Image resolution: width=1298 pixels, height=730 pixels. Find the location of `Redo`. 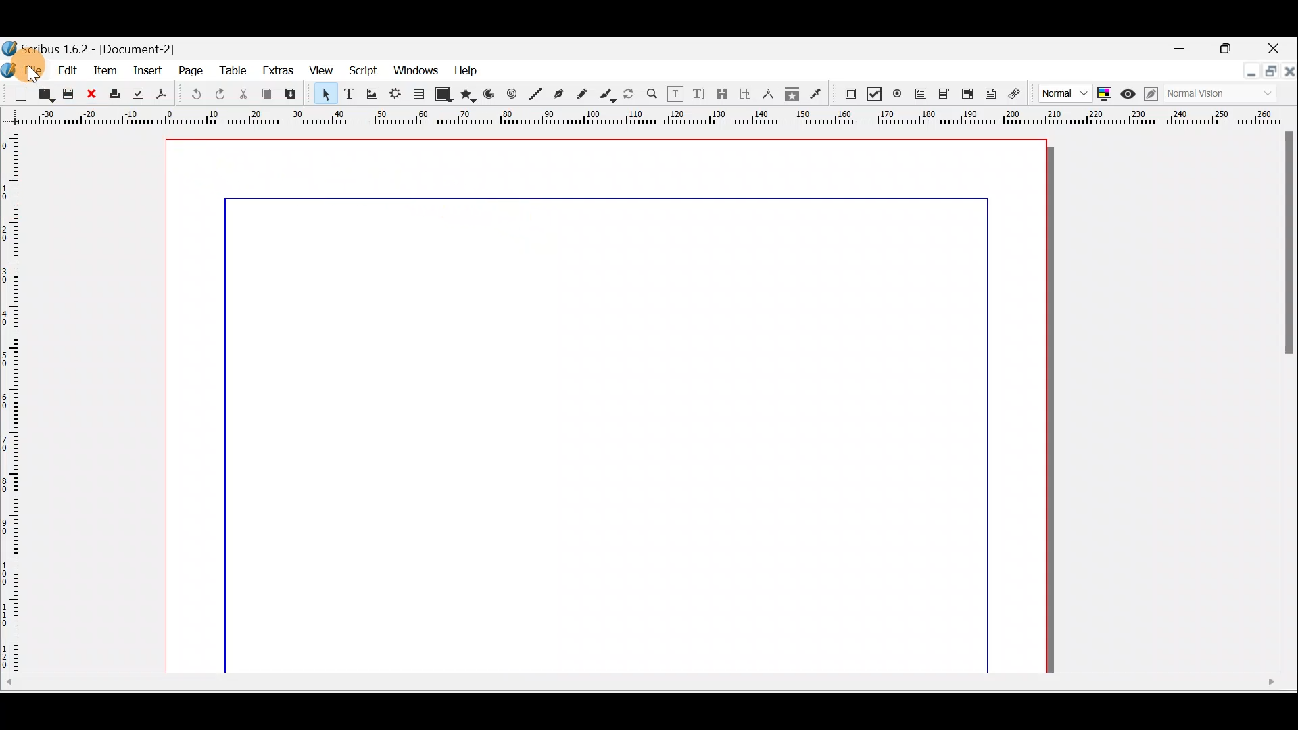

Redo is located at coordinates (217, 95).